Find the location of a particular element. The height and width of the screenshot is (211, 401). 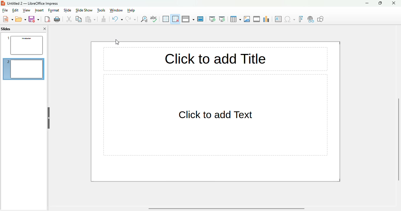

insert hyperlink is located at coordinates (311, 19).